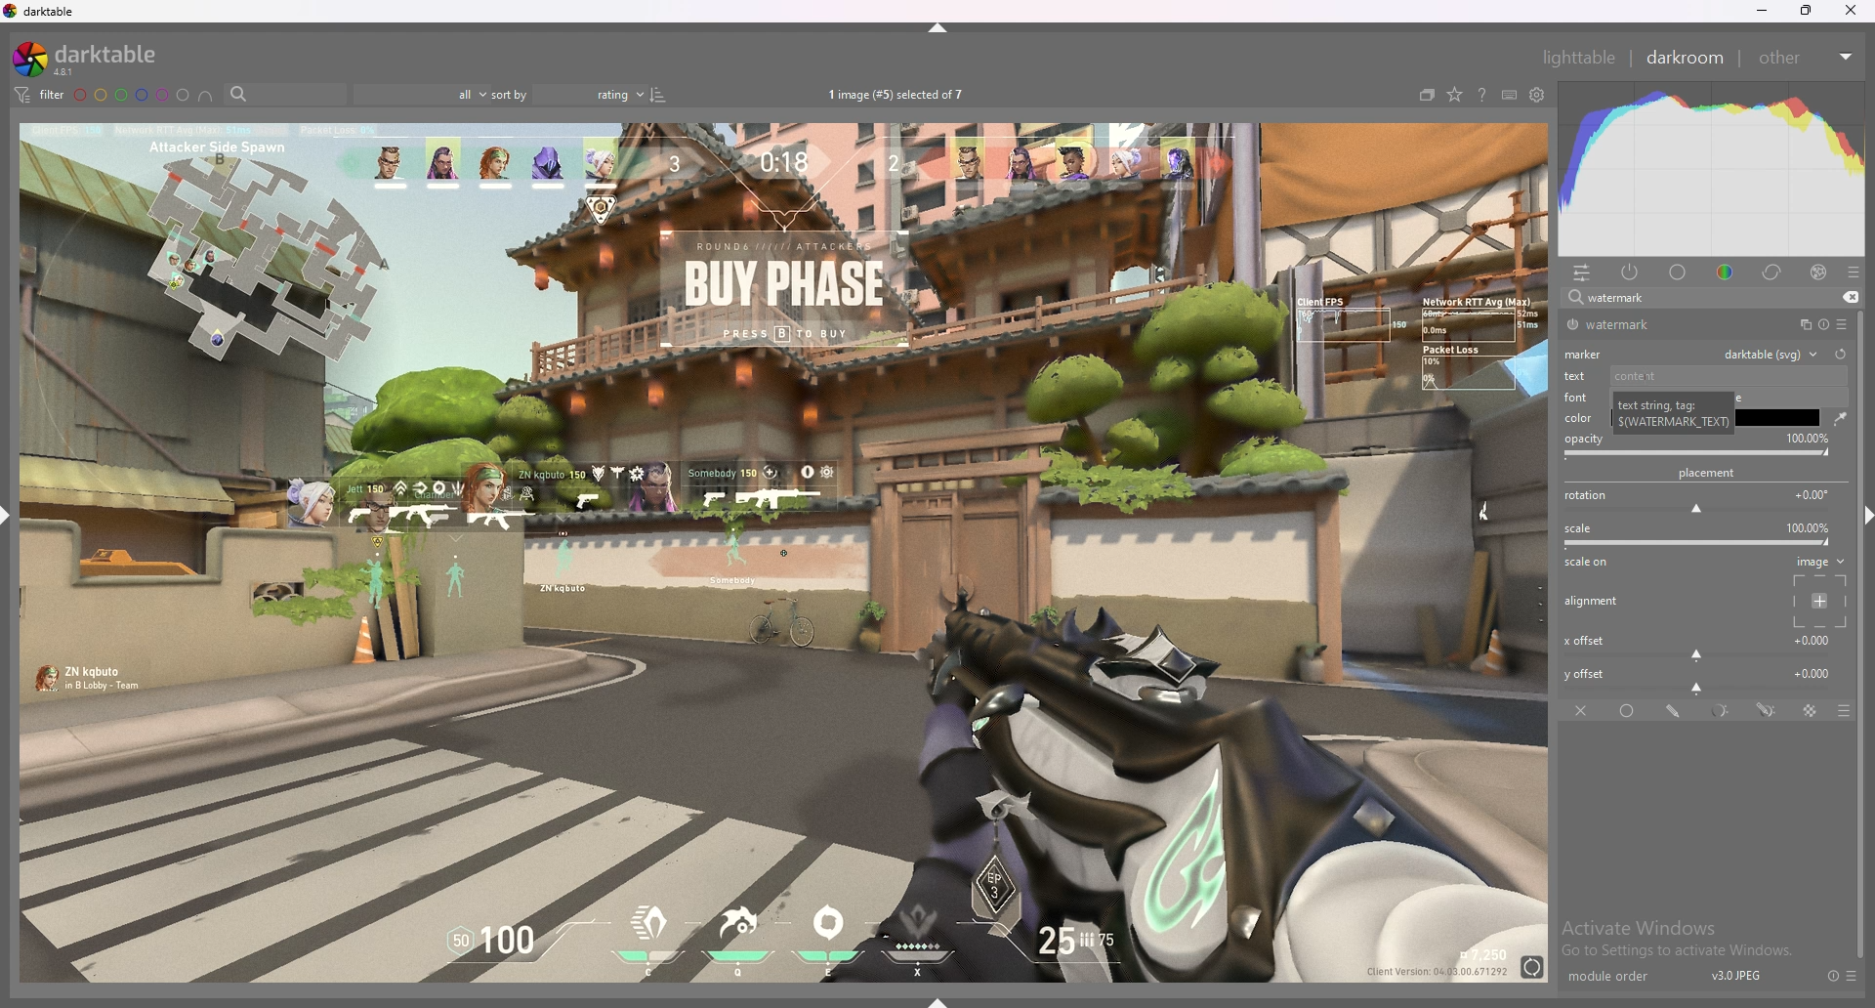  What do you see at coordinates (1583, 710) in the screenshot?
I see `off` at bounding box center [1583, 710].